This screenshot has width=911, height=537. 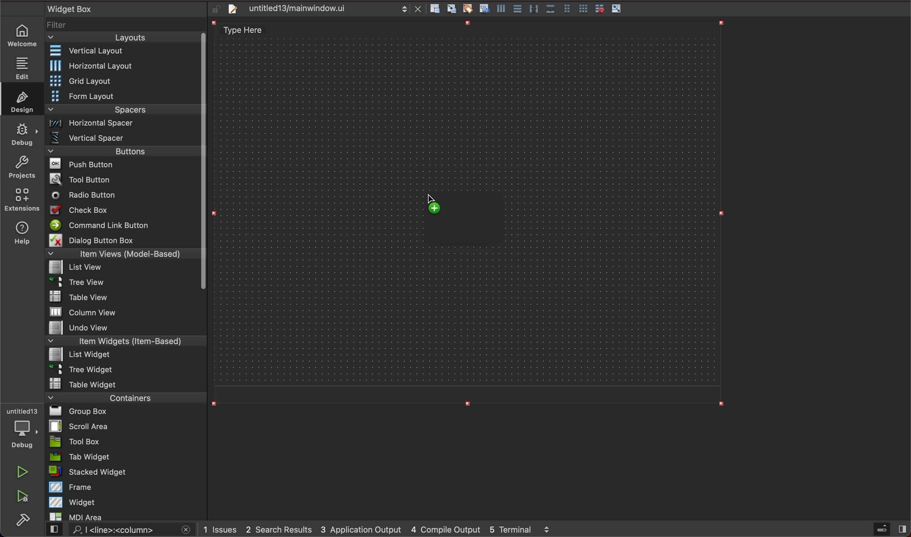 I want to click on , so click(x=584, y=9).